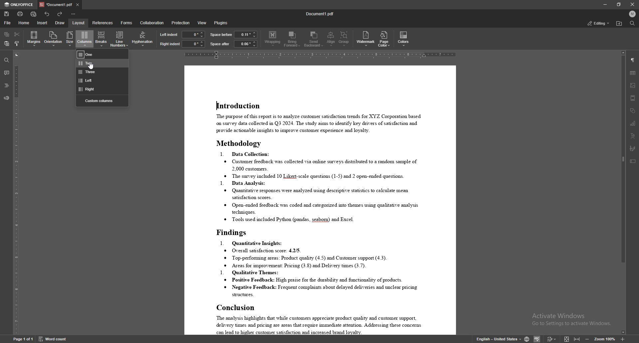  I want to click on resize, so click(619, 4).